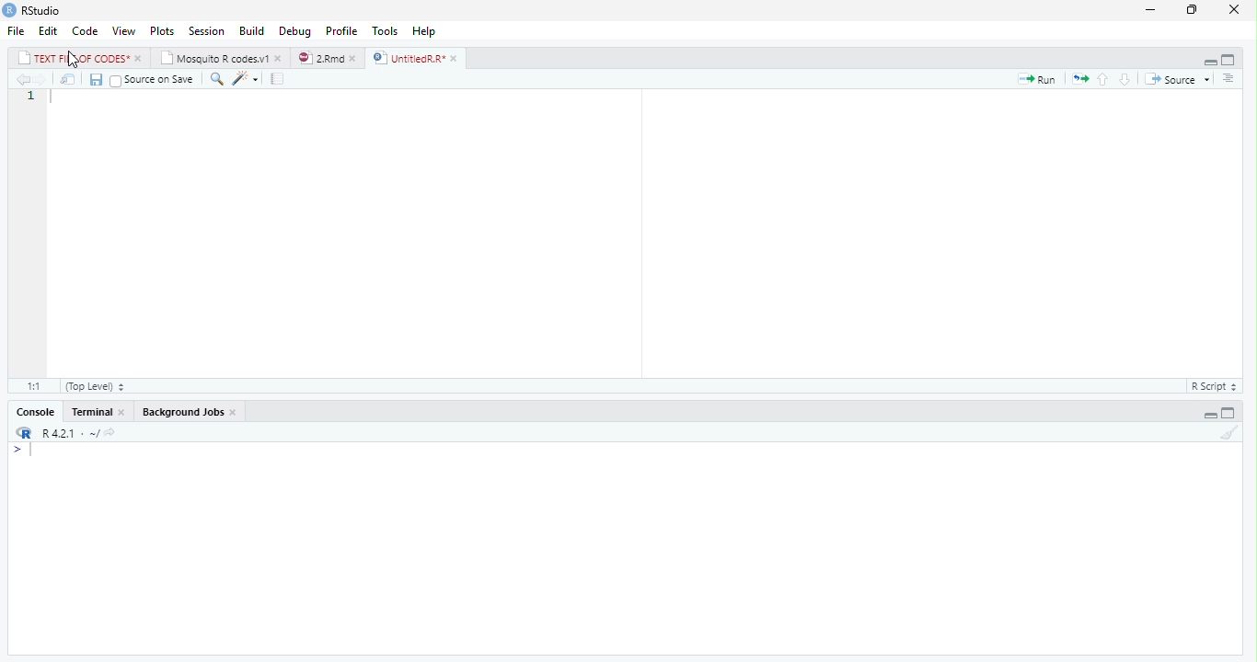  What do you see at coordinates (1231, 434) in the screenshot?
I see `Clear` at bounding box center [1231, 434].